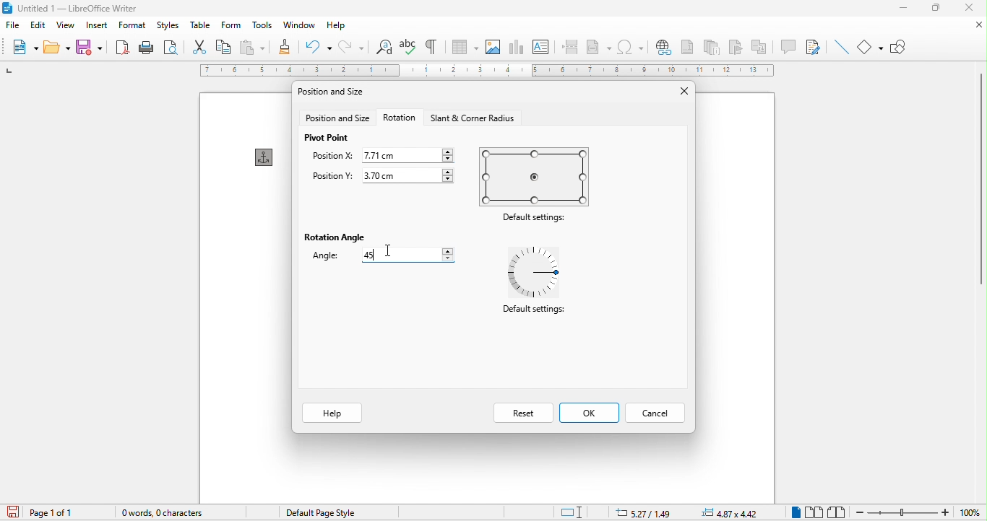  Describe the element at coordinates (337, 118) in the screenshot. I see `position and size` at that location.